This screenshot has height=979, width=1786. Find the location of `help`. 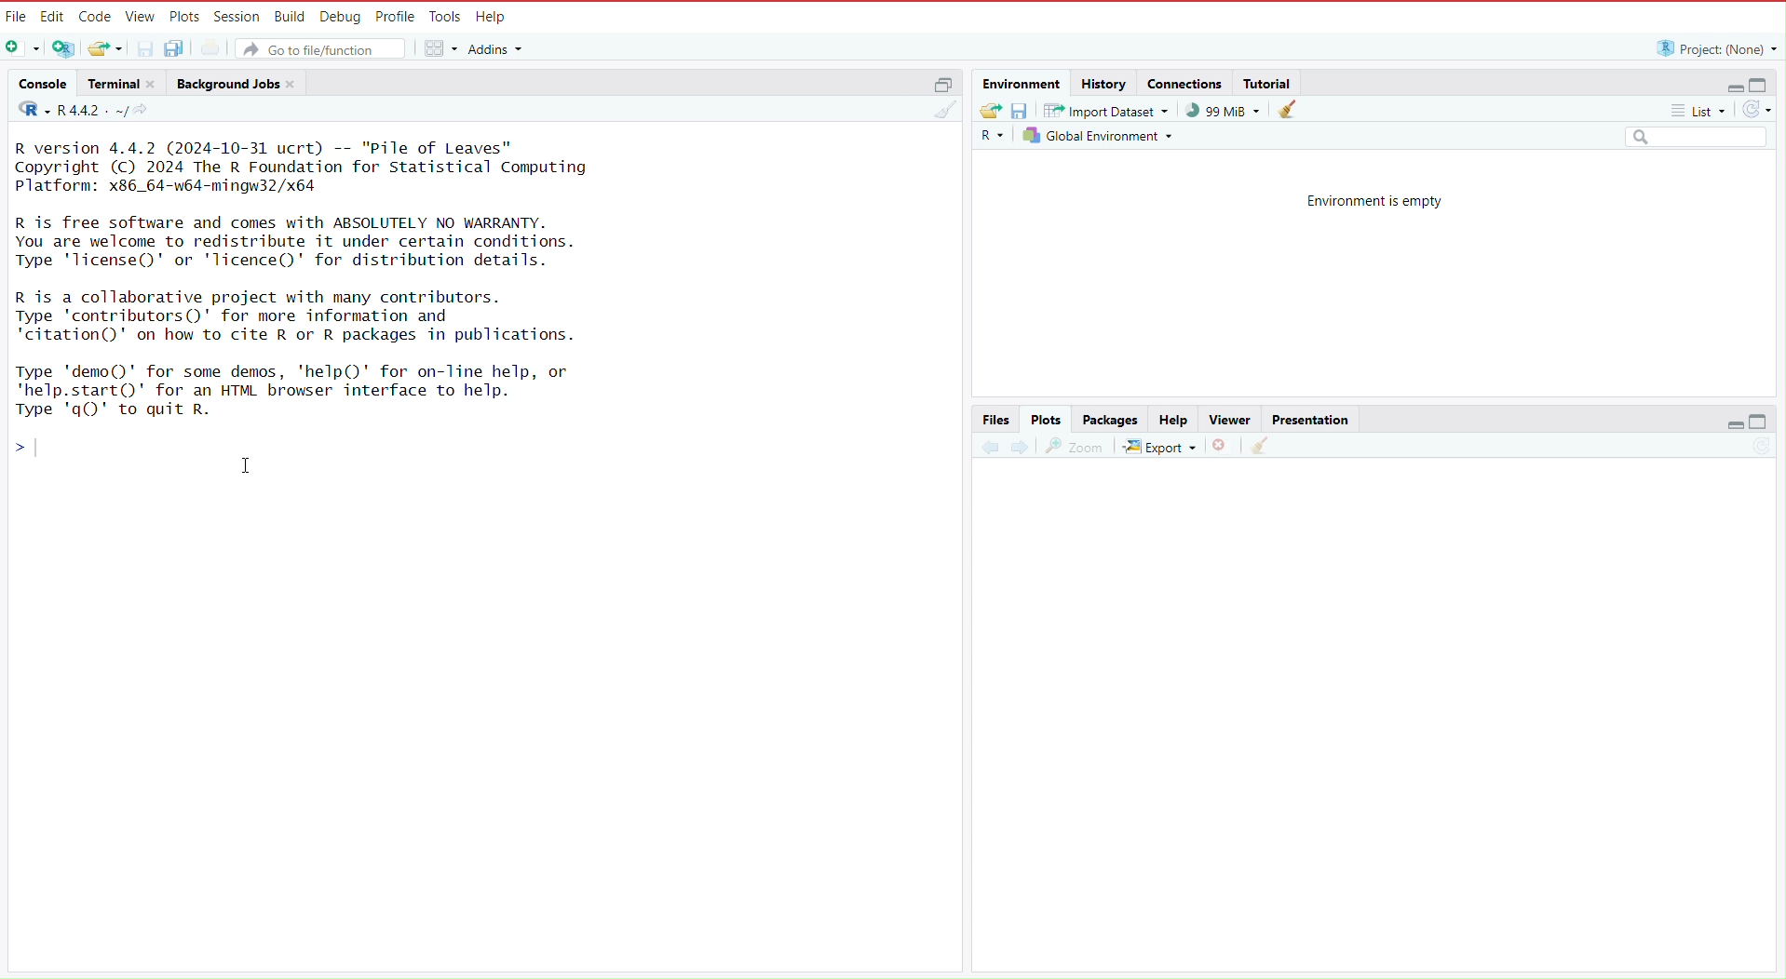

help is located at coordinates (1170, 418).